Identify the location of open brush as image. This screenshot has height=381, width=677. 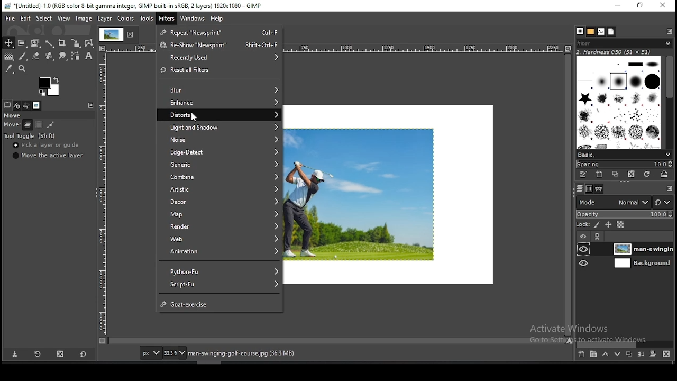
(666, 176).